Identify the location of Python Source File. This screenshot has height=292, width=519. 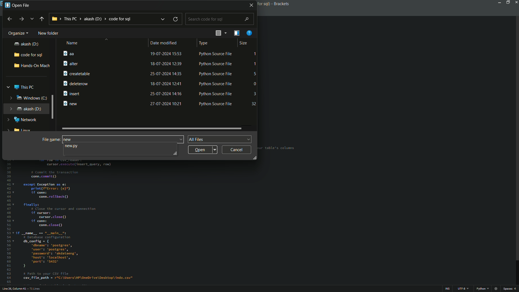
(216, 74).